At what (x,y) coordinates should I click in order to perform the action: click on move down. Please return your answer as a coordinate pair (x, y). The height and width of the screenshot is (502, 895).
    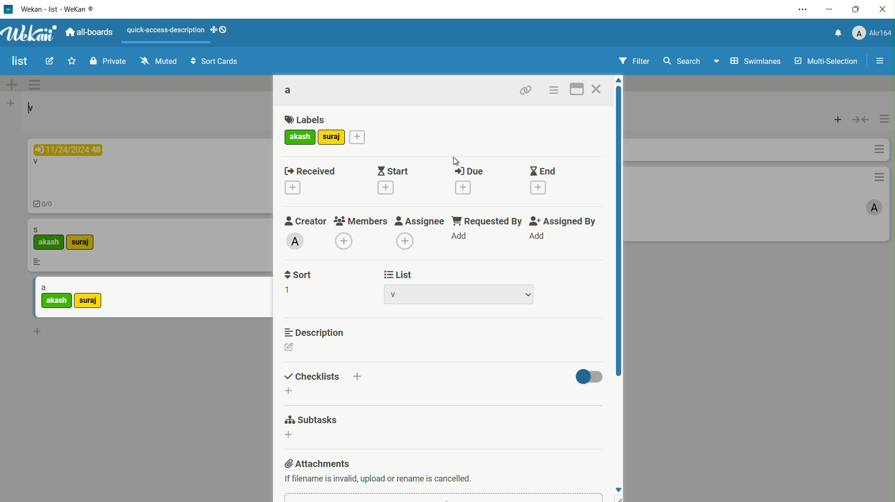
    Looking at the image, I should click on (618, 488).